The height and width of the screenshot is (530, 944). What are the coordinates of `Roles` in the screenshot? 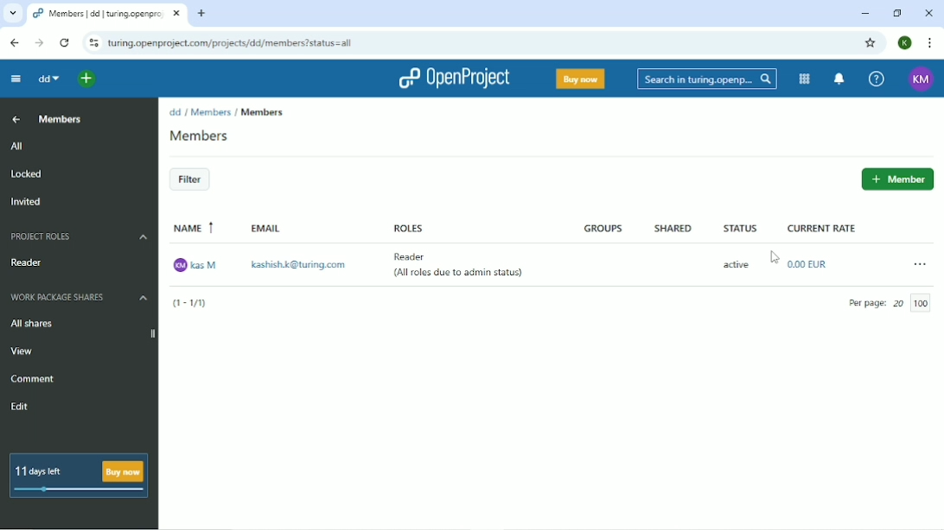 It's located at (405, 224).